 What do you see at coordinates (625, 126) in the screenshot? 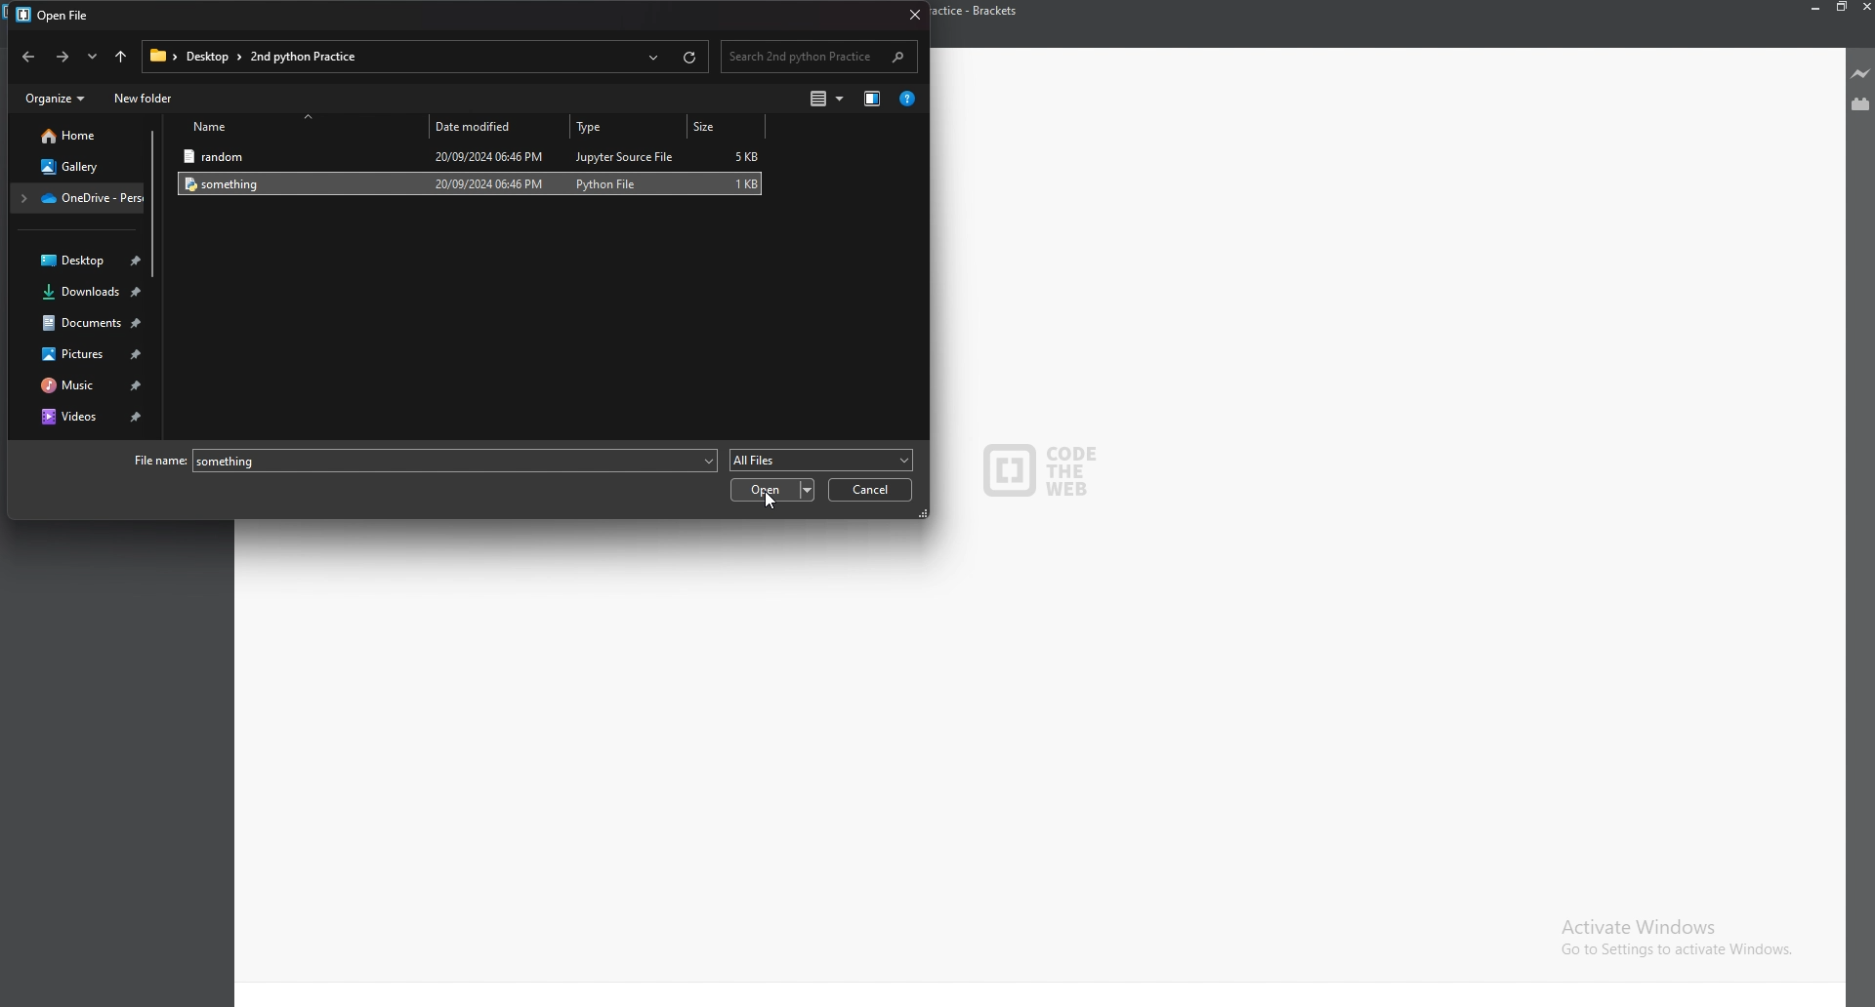
I see `type` at bounding box center [625, 126].